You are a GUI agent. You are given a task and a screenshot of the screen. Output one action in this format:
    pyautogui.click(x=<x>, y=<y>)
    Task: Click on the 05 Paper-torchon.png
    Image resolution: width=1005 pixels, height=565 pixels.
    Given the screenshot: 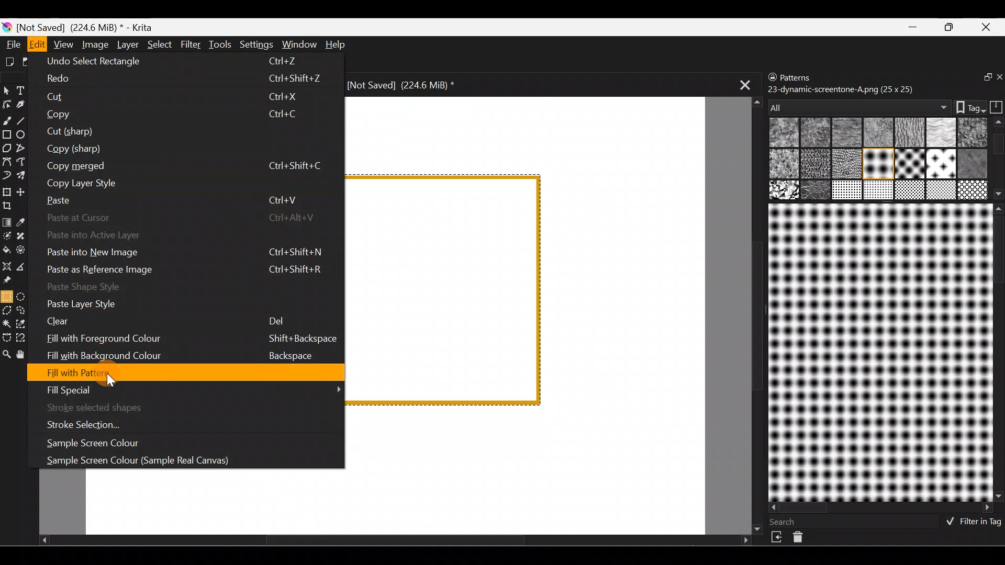 What is the action you would take?
    pyautogui.click(x=943, y=133)
    